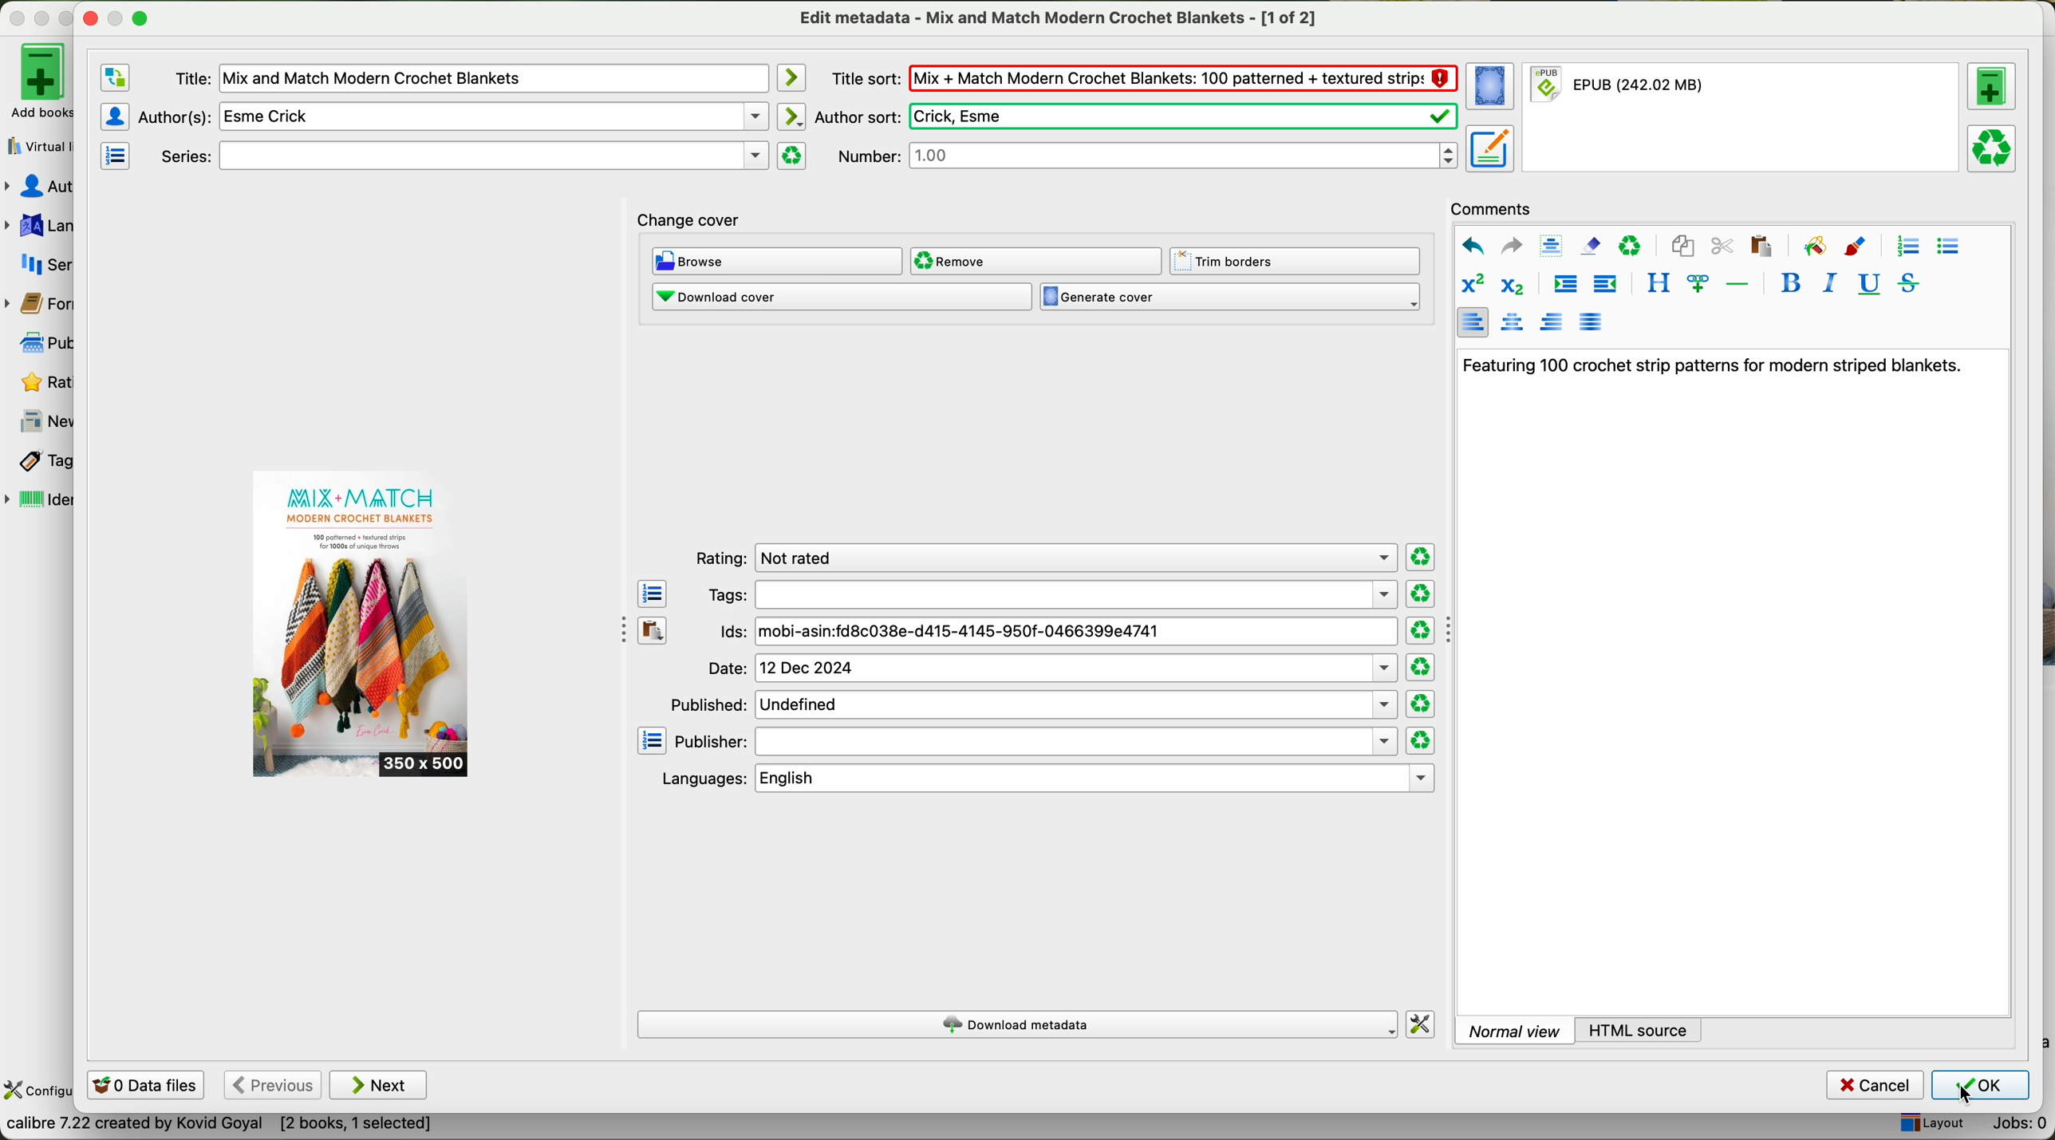 The width and height of the screenshot is (2055, 1140). I want to click on disable minimize window, so click(120, 17).